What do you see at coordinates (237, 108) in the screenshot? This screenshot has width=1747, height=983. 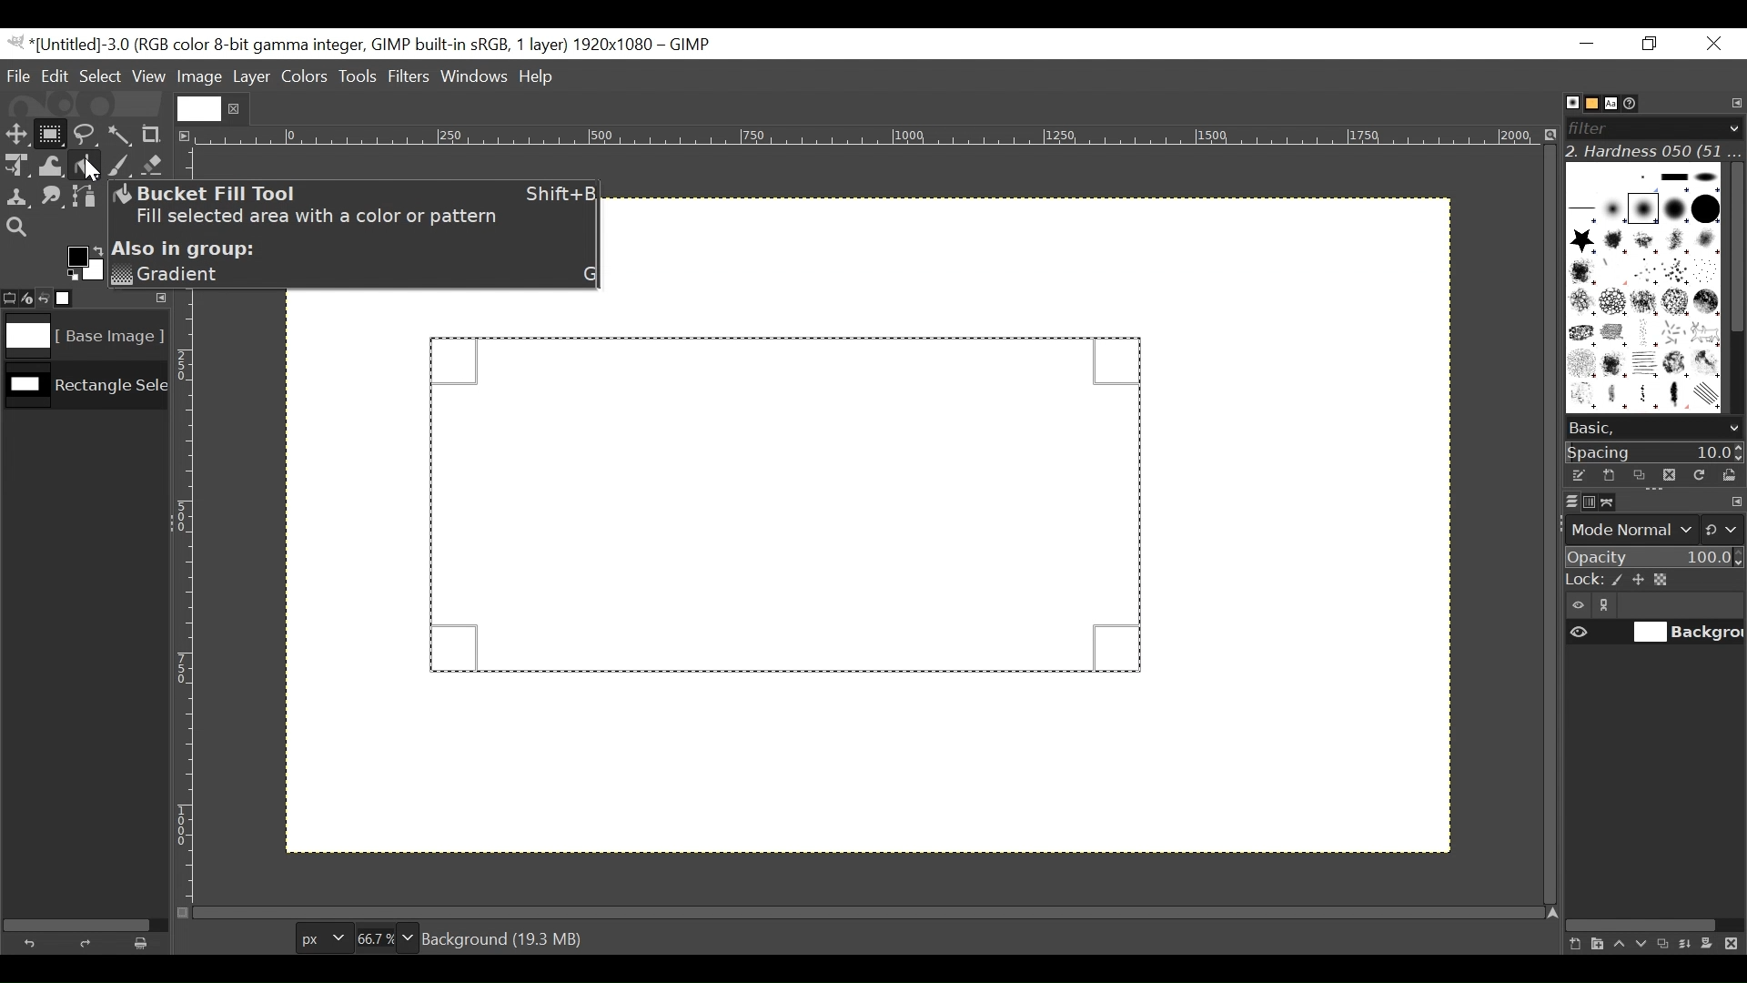 I see `close` at bounding box center [237, 108].